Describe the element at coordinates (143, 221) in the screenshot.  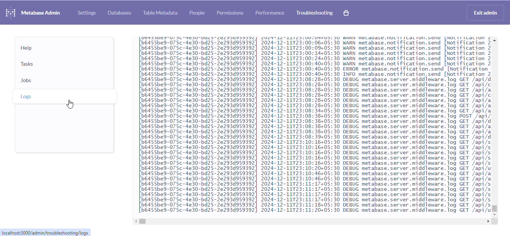
I see `horizontal scroll bar` at that location.